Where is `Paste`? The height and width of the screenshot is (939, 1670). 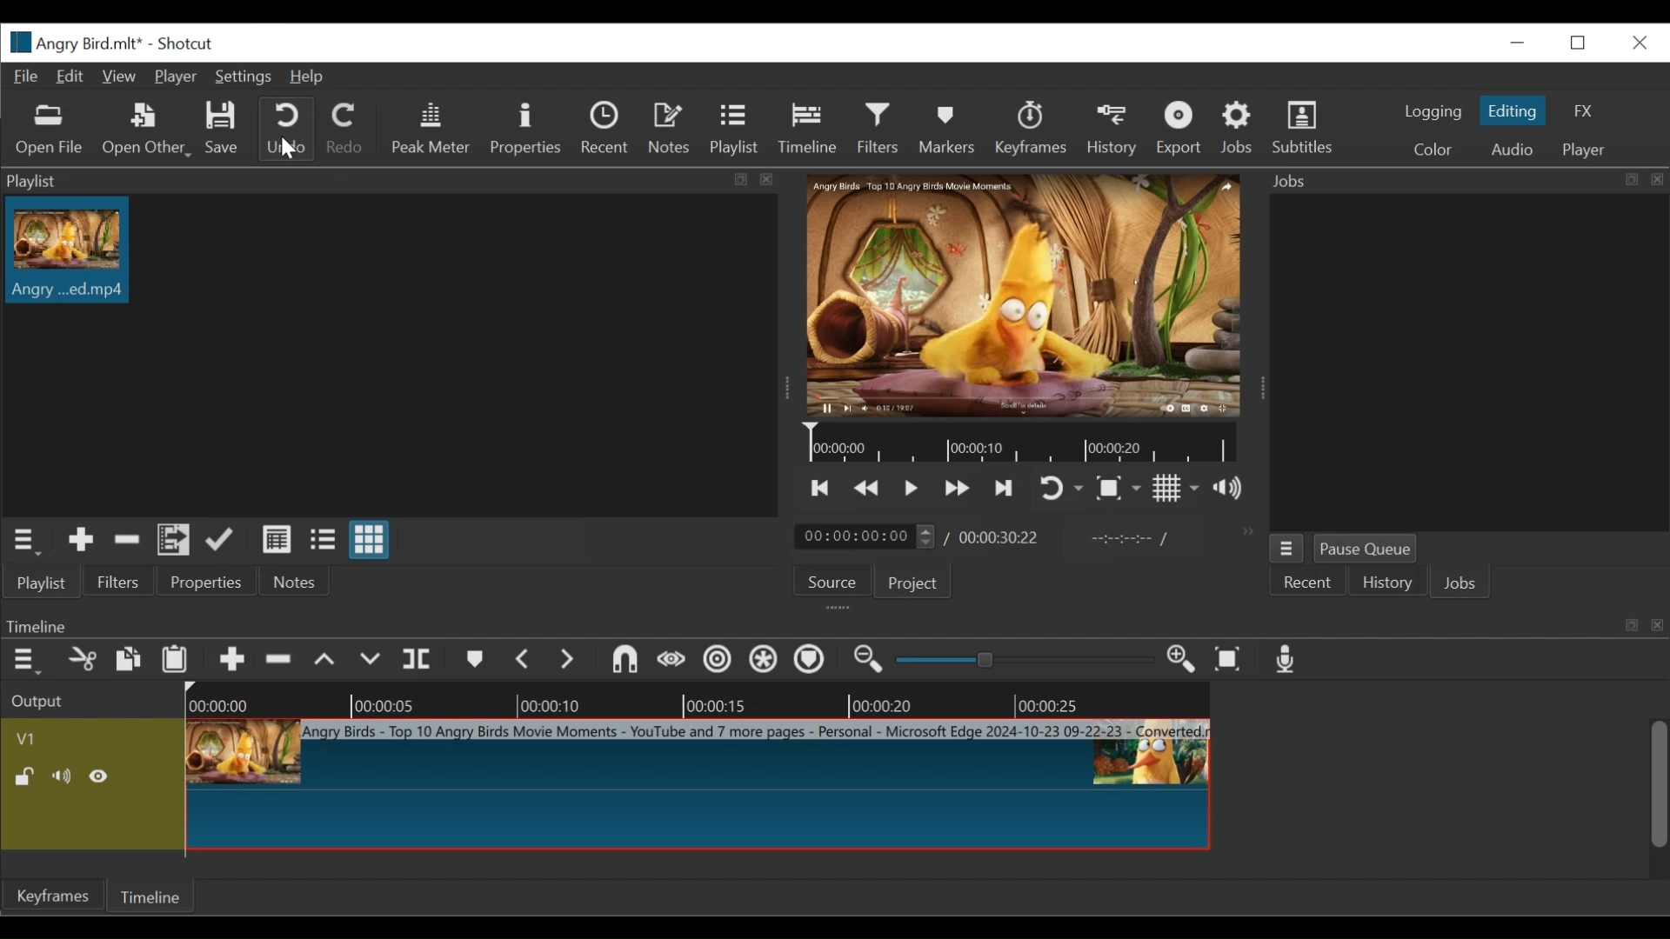
Paste is located at coordinates (175, 662).